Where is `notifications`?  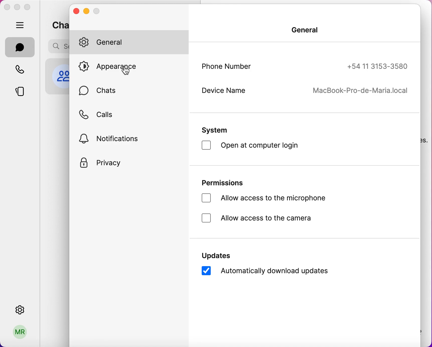 notifications is located at coordinates (116, 139).